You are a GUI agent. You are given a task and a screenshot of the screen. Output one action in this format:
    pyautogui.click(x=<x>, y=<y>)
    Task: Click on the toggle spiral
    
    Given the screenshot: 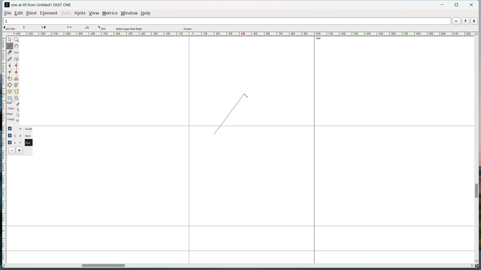 What is the action you would take?
    pyautogui.click(x=17, y=59)
    